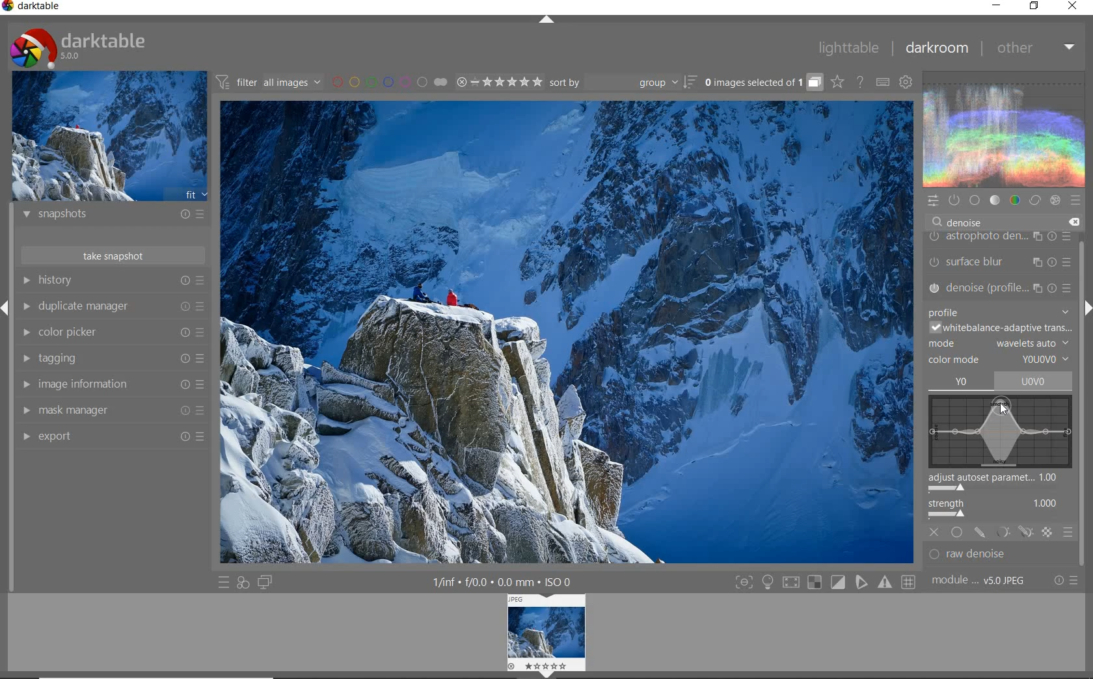 Image resolution: width=1093 pixels, height=679 pixels. Describe the element at coordinates (1055, 200) in the screenshot. I see `effect` at that location.